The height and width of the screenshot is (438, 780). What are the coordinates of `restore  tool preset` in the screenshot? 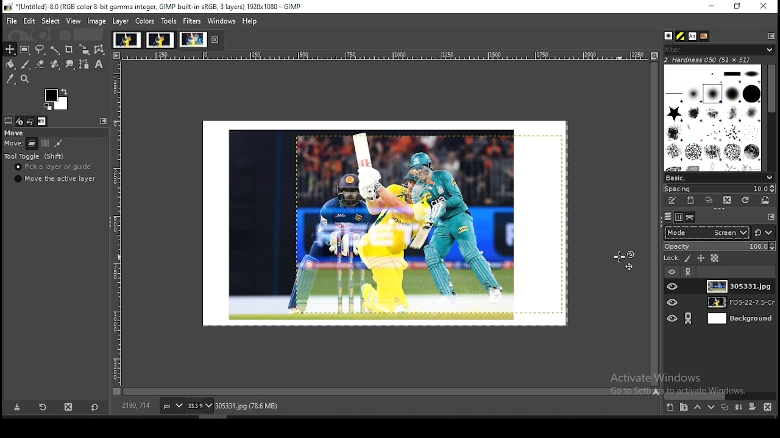 It's located at (41, 408).